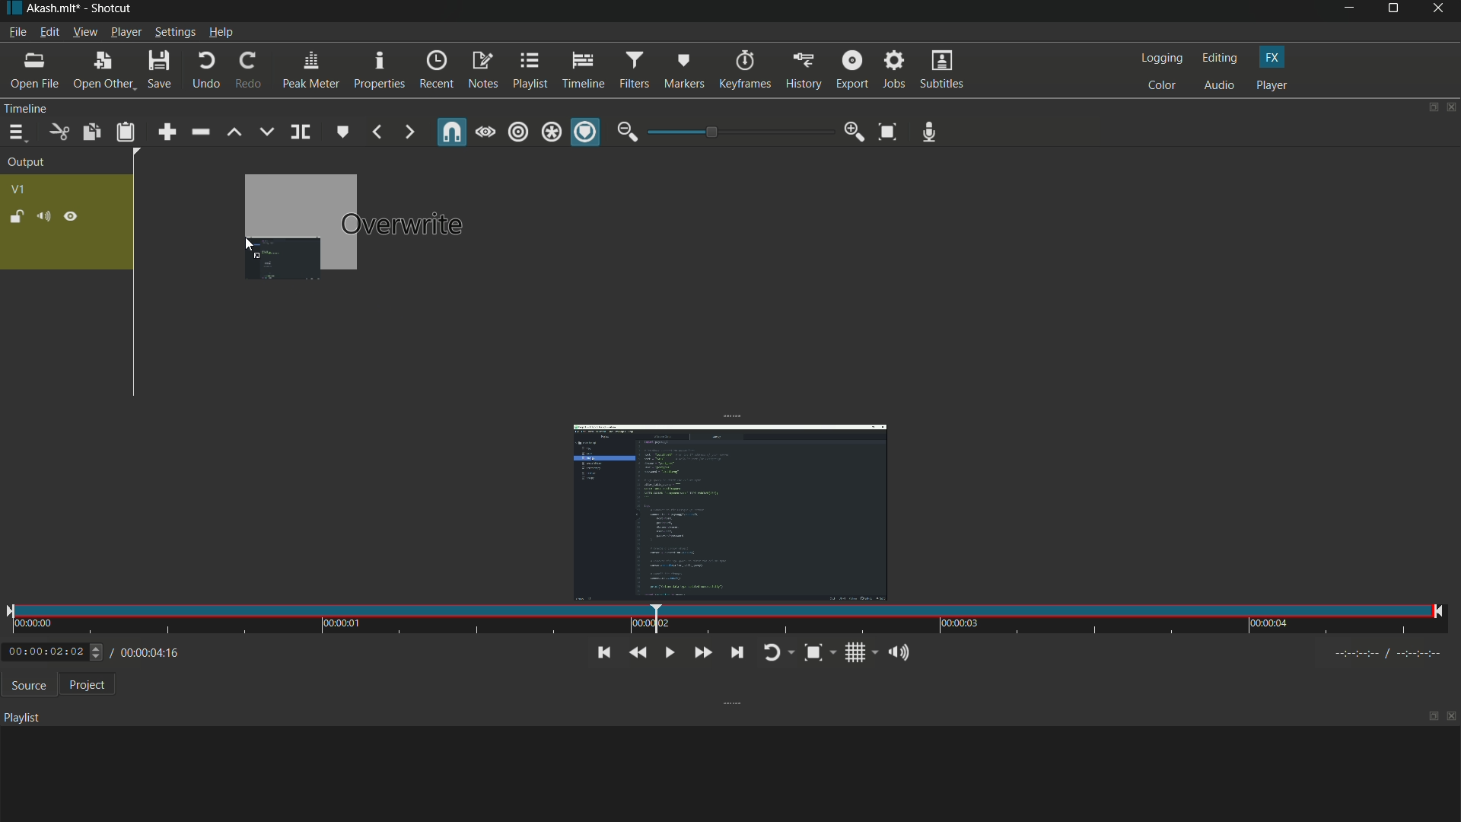 The height and width of the screenshot is (822, 1461). What do you see at coordinates (483, 72) in the screenshot?
I see `notes` at bounding box center [483, 72].